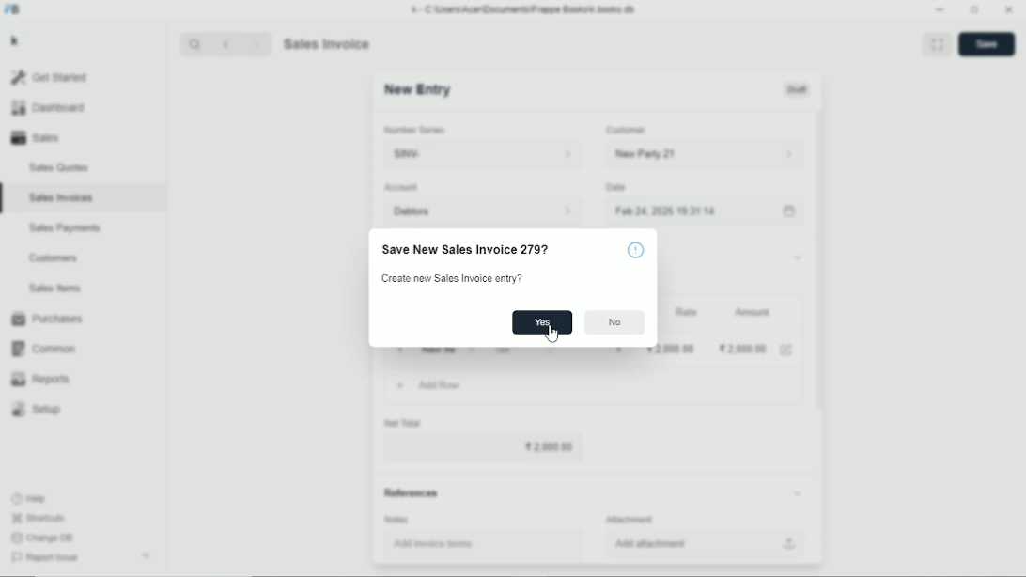 The height and width of the screenshot is (577, 1026). Describe the element at coordinates (707, 154) in the screenshot. I see `New party 21` at that location.